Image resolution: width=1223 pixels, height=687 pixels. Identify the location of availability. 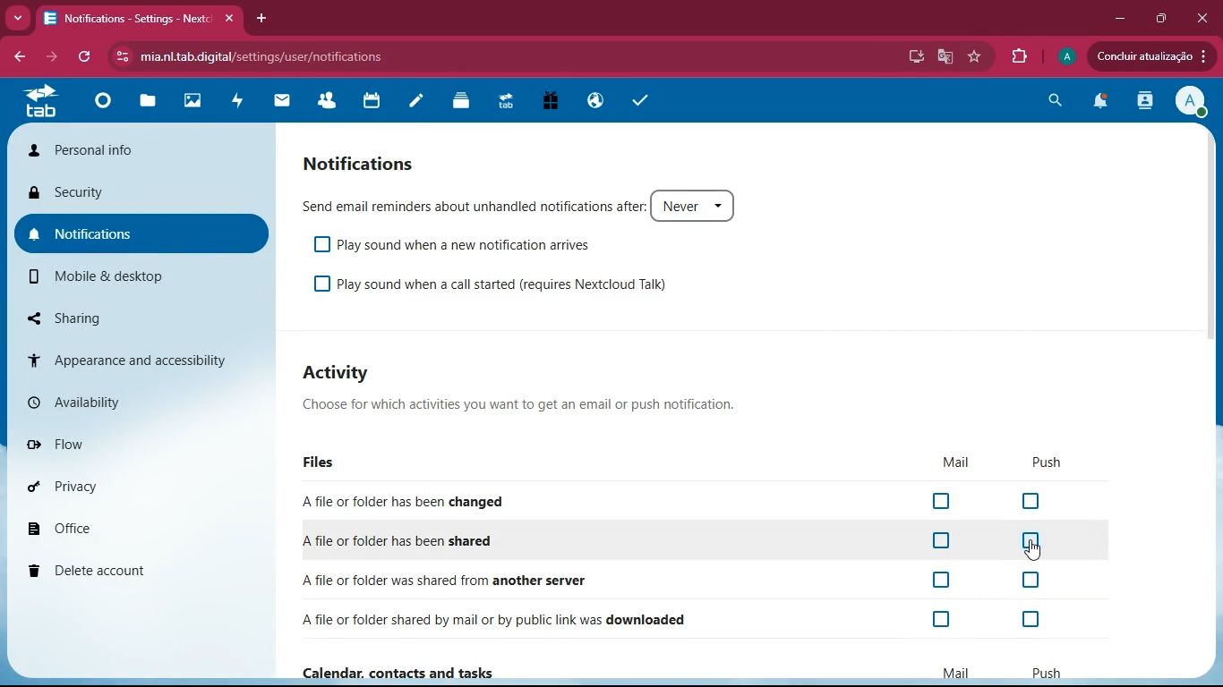
(84, 397).